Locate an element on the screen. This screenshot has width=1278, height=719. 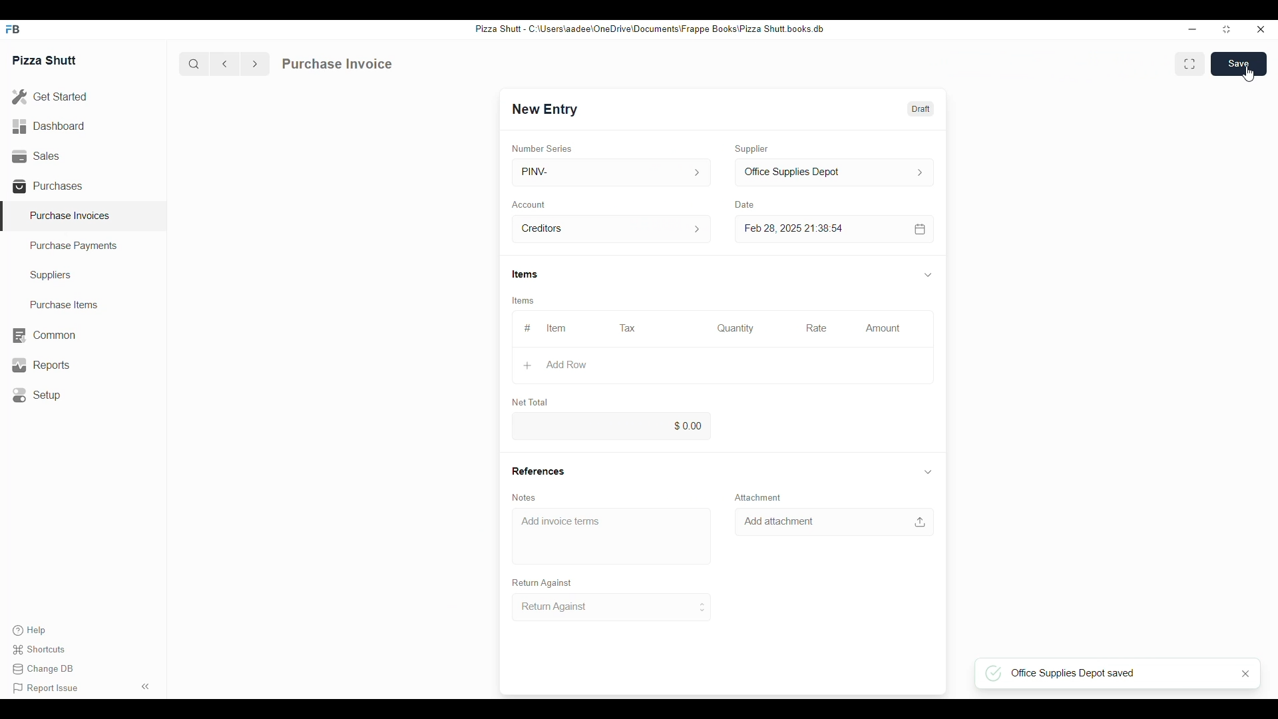
Supplier is located at coordinates (754, 149).